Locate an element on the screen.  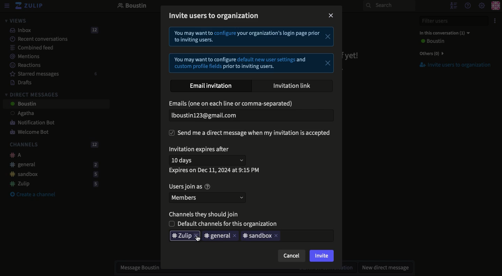
Zulip is located at coordinates (52, 184).